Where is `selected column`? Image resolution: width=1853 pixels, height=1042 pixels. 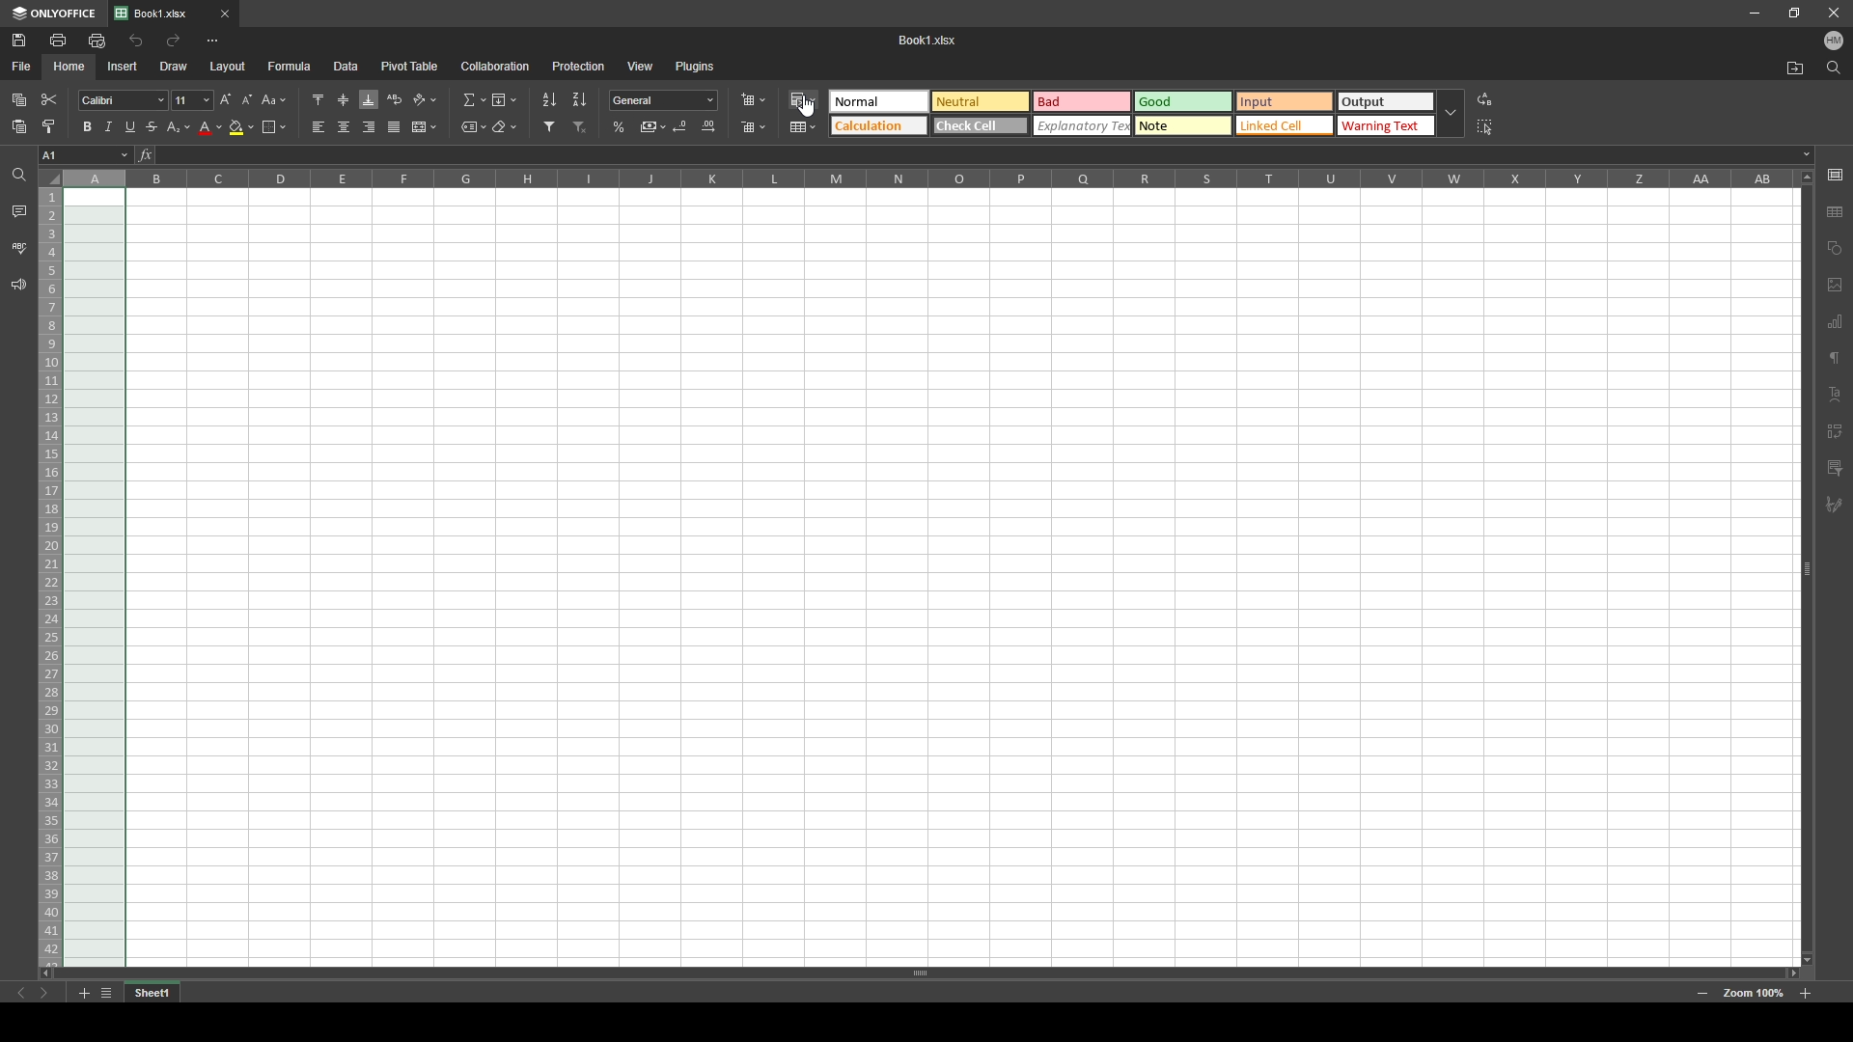 selected column is located at coordinates (95, 178).